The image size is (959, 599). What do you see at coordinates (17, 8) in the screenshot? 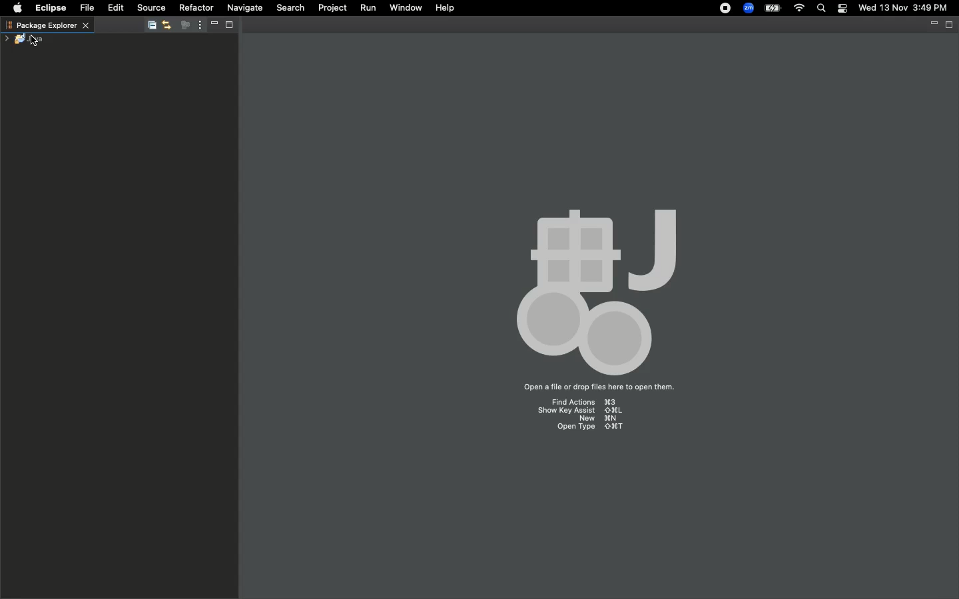
I see `Apple logo` at bounding box center [17, 8].